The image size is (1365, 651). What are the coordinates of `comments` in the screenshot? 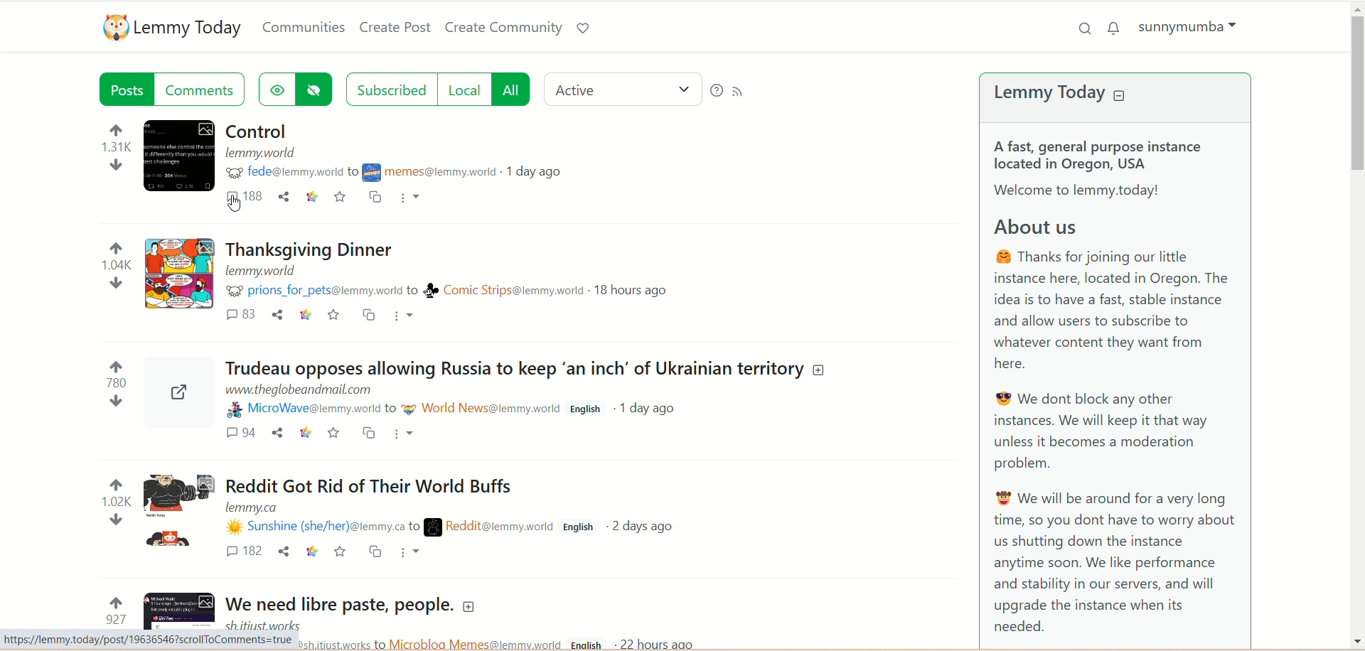 It's located at (245, 551).